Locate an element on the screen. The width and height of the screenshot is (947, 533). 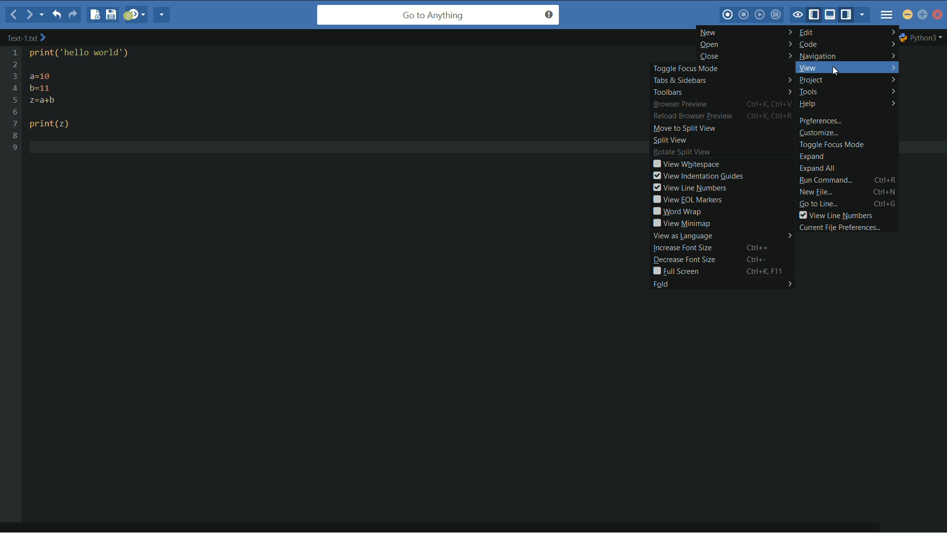
tools is located at coordinates (847, 91).